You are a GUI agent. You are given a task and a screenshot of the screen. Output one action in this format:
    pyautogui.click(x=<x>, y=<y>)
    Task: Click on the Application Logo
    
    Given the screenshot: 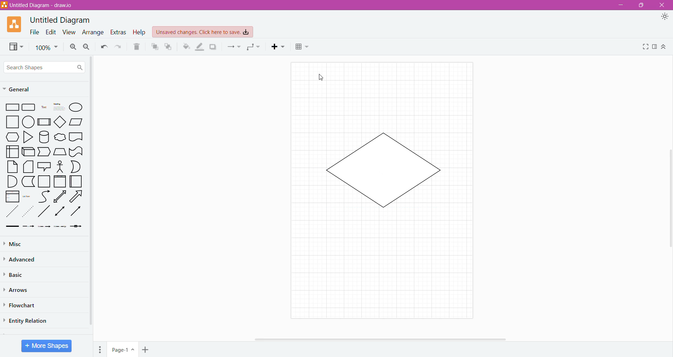 What is the action you would take?
    pyautogui.click(x=15, y=24)
    